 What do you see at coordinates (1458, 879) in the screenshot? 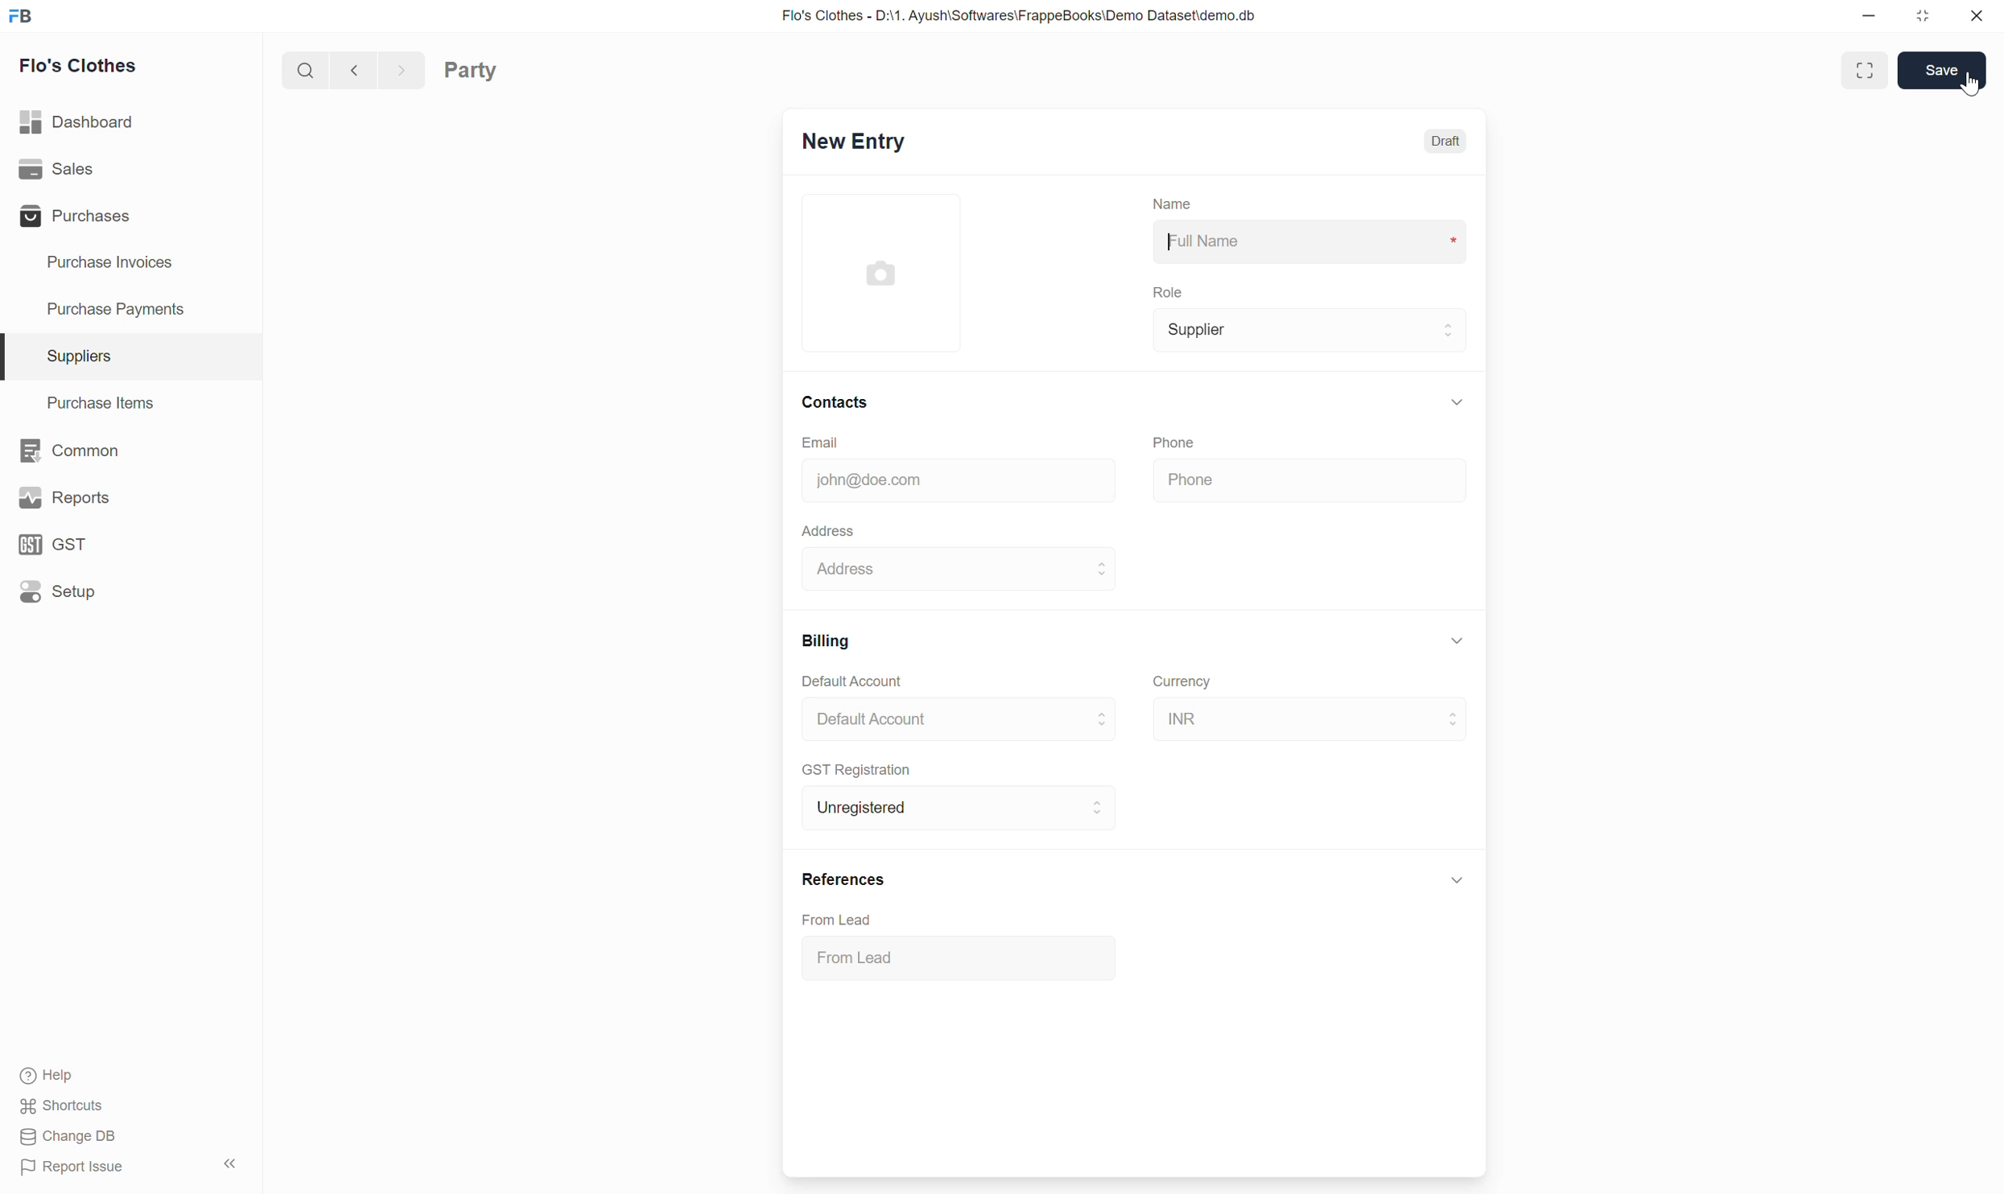
I see `Click to collapse` at bounding box center [1458, 879].